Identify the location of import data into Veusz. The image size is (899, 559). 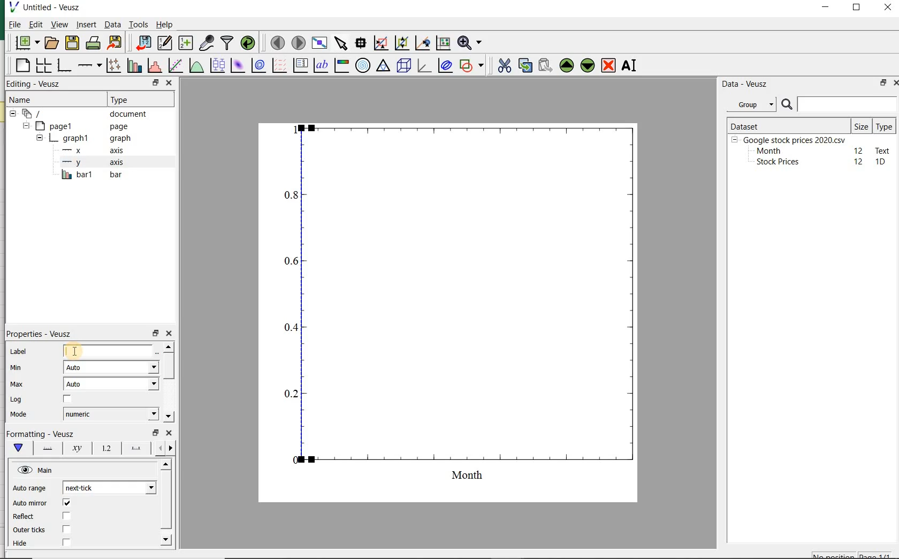
(141, 43).